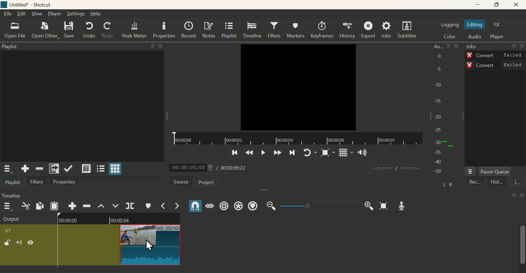  What do you see at coordinates (178, 207) in the screenshot?
I see `` at bounding box center [178, 207].